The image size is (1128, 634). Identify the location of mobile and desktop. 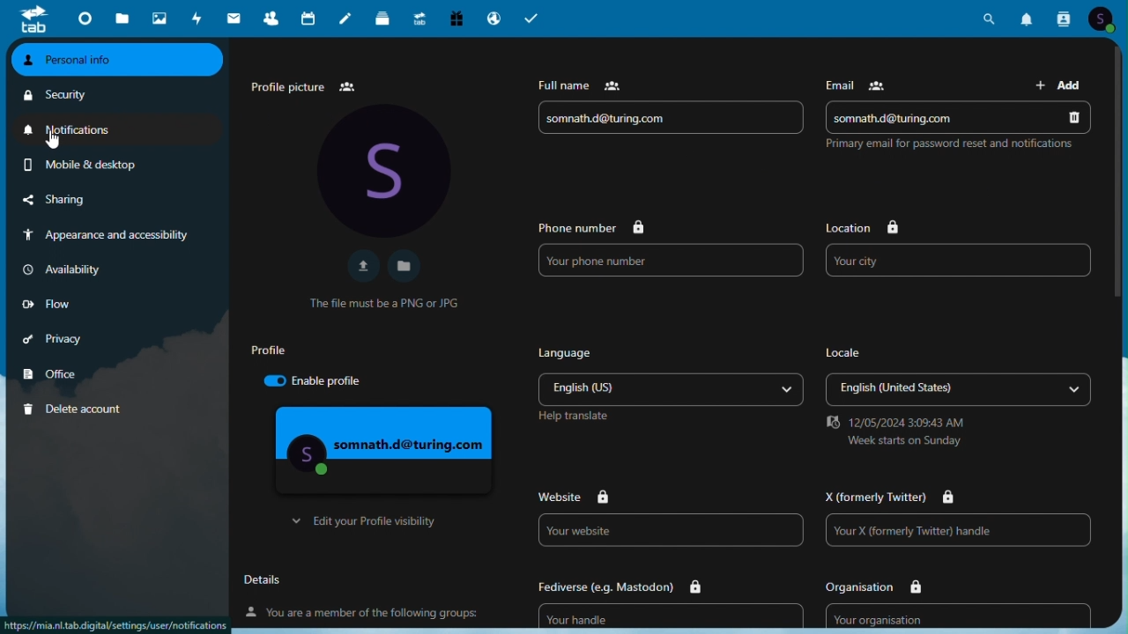
(102, 165).